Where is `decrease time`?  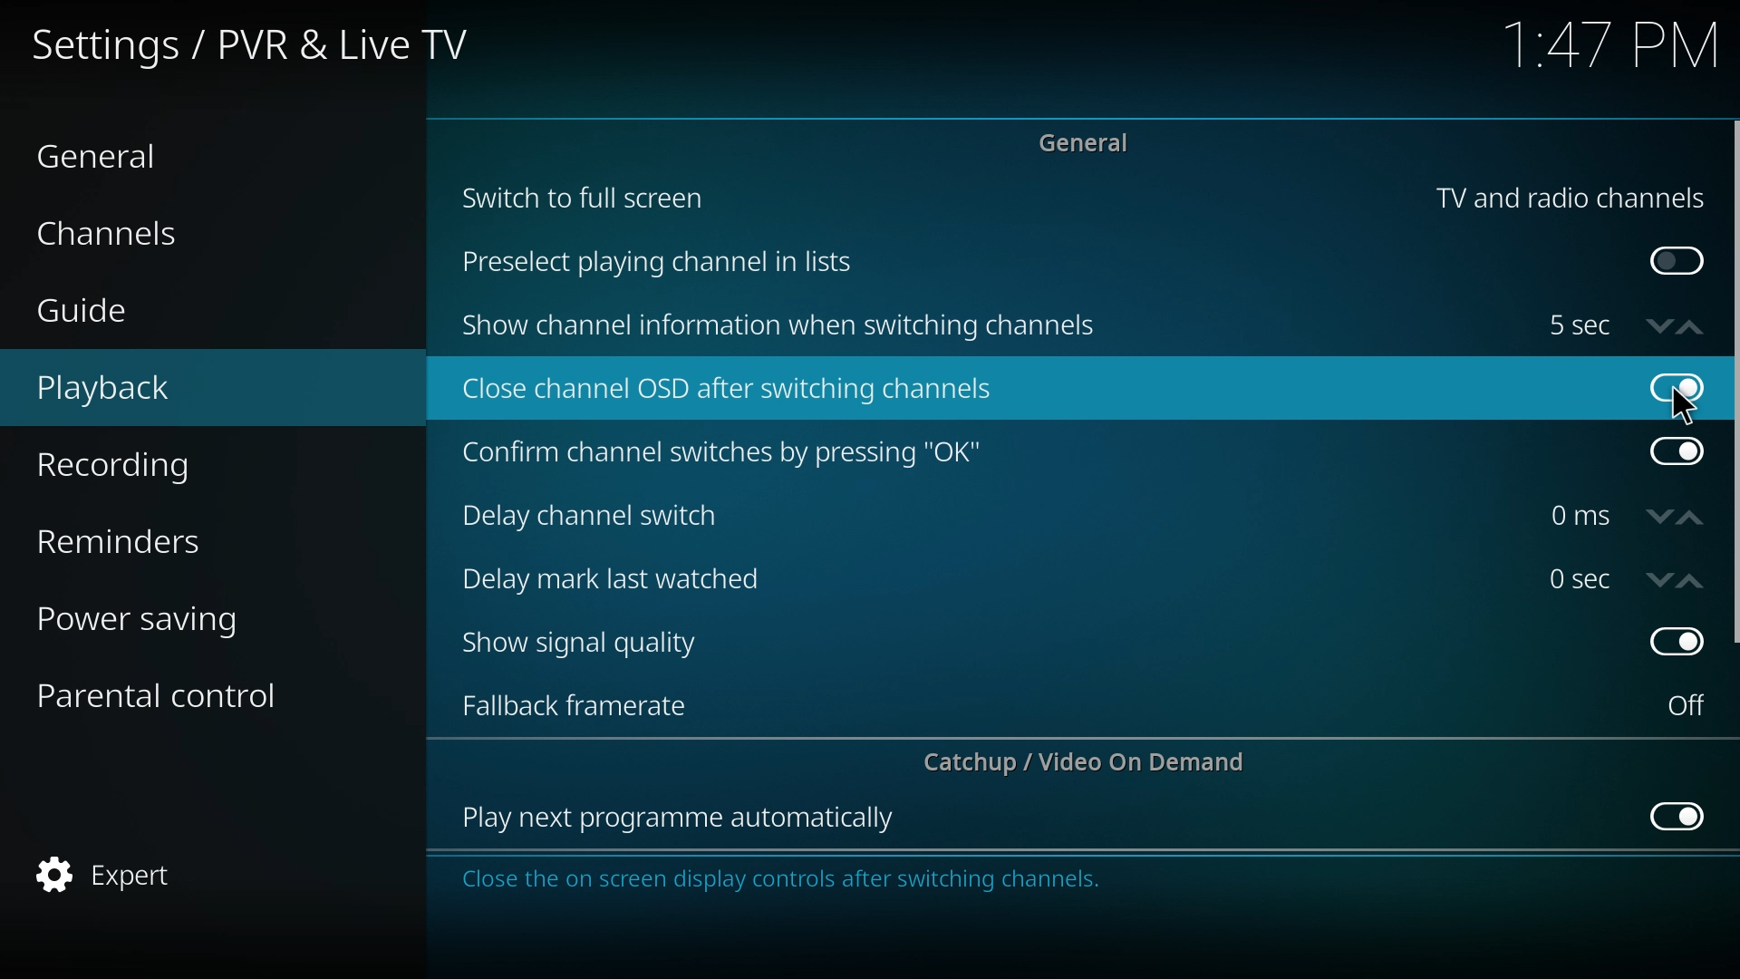 decrease time is located at coordinates (1660, 580).